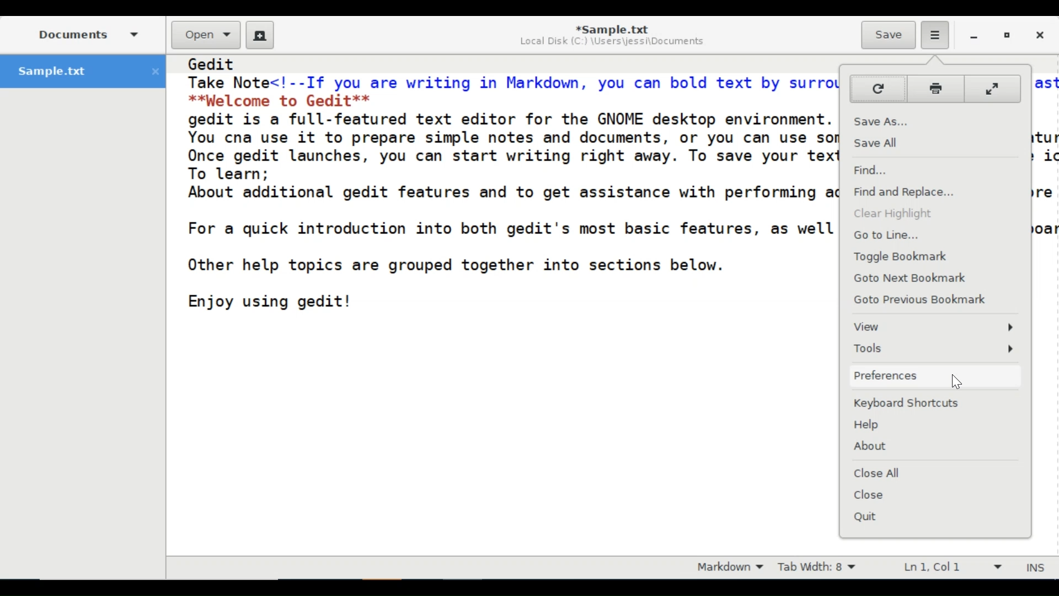 The image size is (1059, 596). I want to click on Go to Line, so click(891, 235).